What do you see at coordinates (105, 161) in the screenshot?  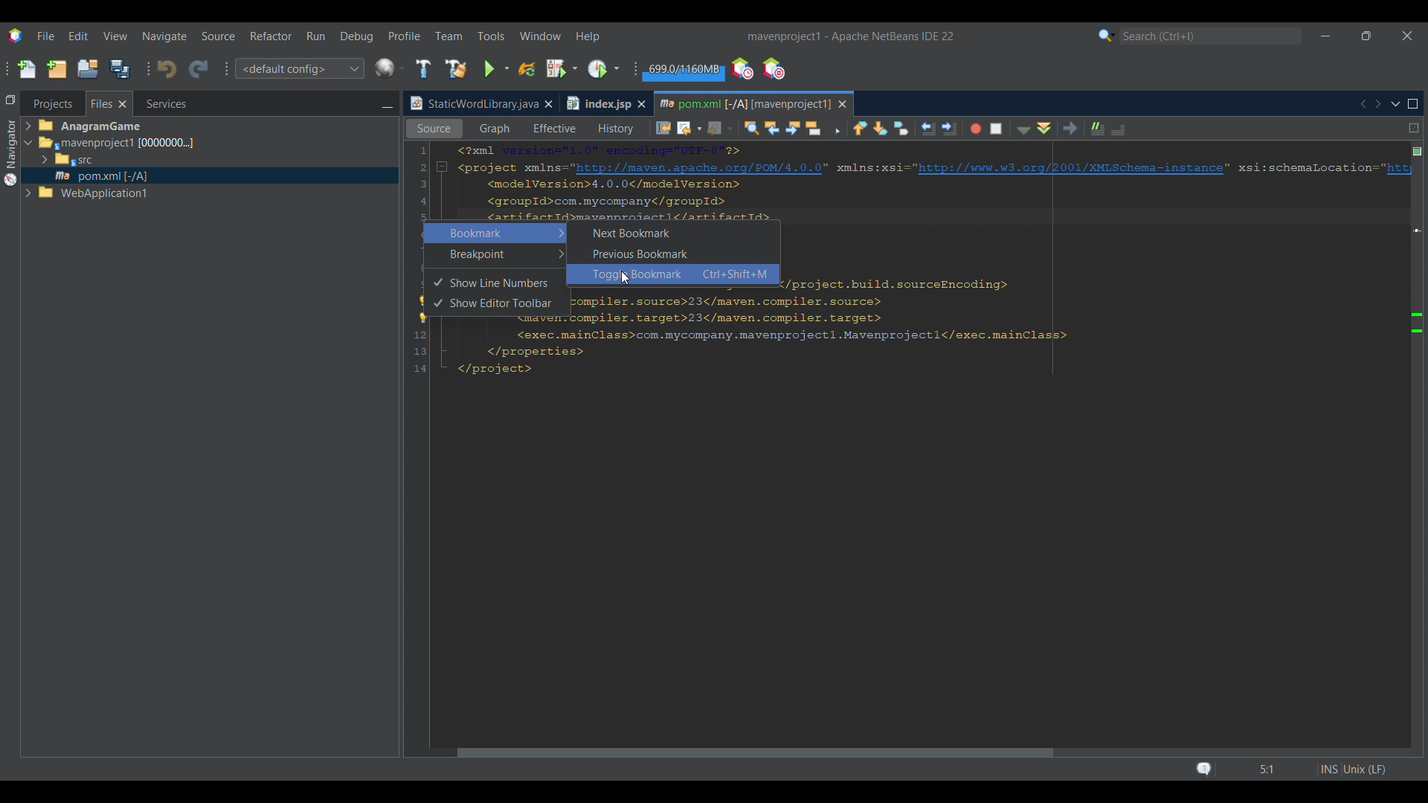 I see `Options under Files tab` at bounding box center [105, 161].